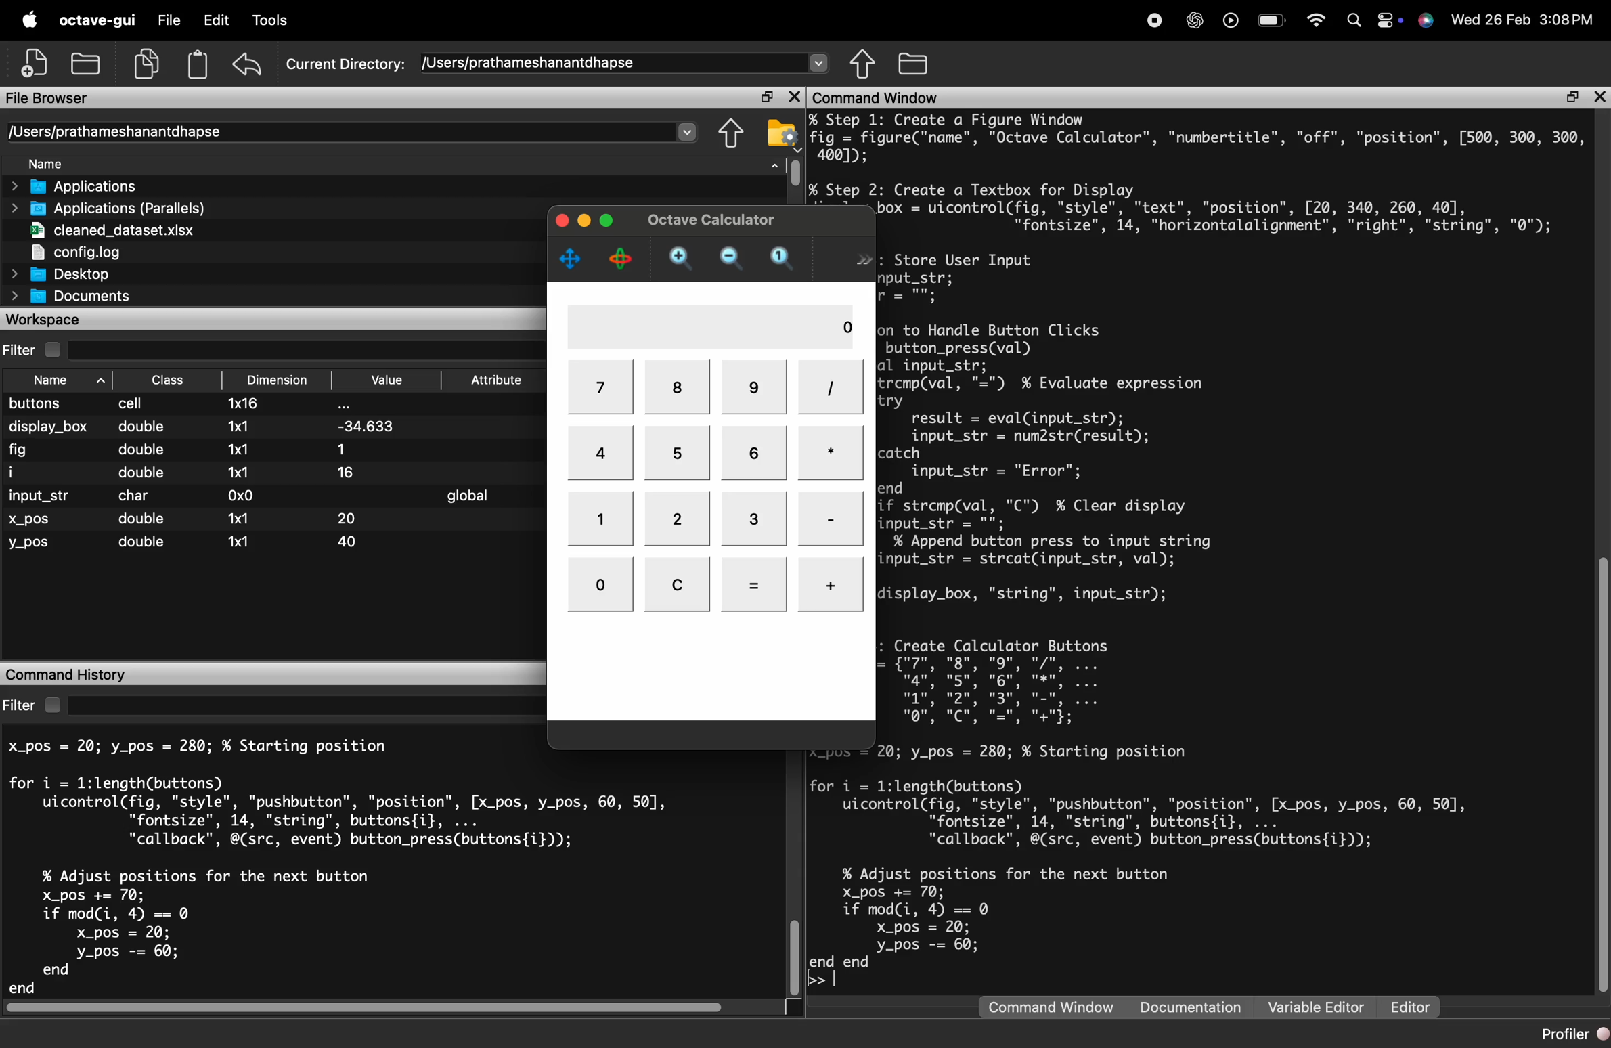  What do you see at coordinates (348, 473) in the screenshot?
I see `16` at bounding box center [348, 473].